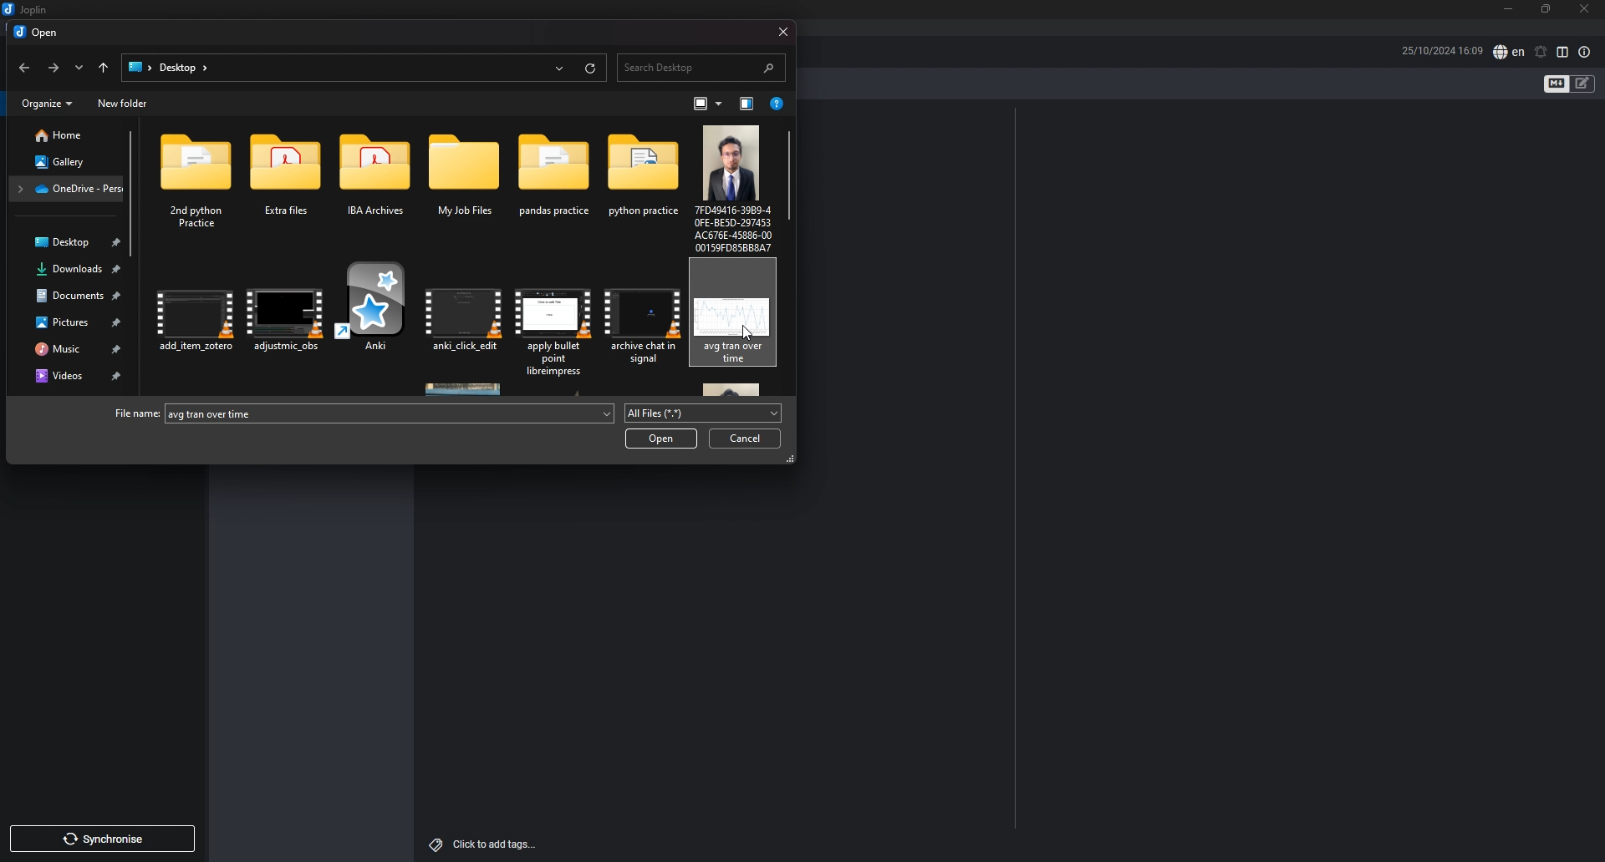 The width and height of the screenshot is (1605, 862). I want to click on pictures, so click(72, 322).